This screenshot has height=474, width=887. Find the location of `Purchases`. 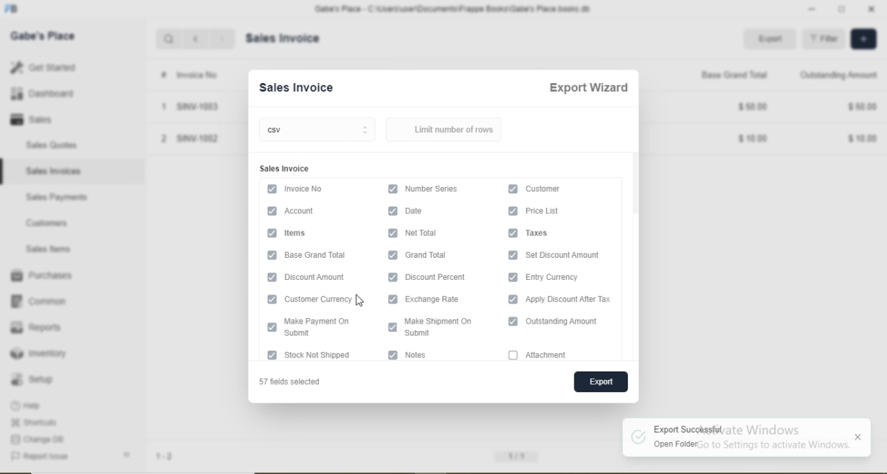

Purchases is located at coordinates (42, 274).